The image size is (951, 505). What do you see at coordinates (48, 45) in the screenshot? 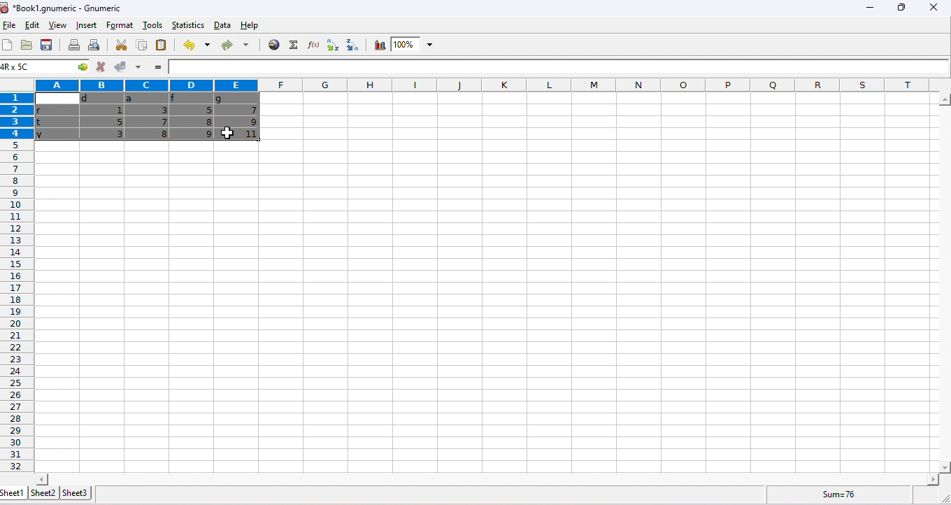
I see `save` at bounding box center [48, 45].